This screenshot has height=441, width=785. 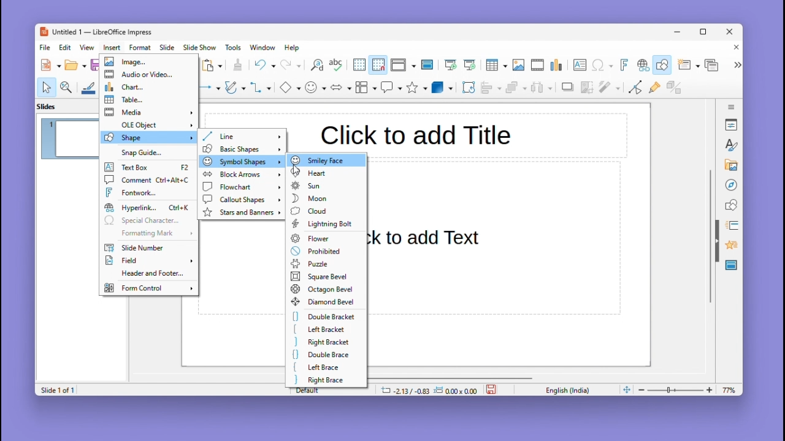 I want to click on Star, so click(x=417, y=88).